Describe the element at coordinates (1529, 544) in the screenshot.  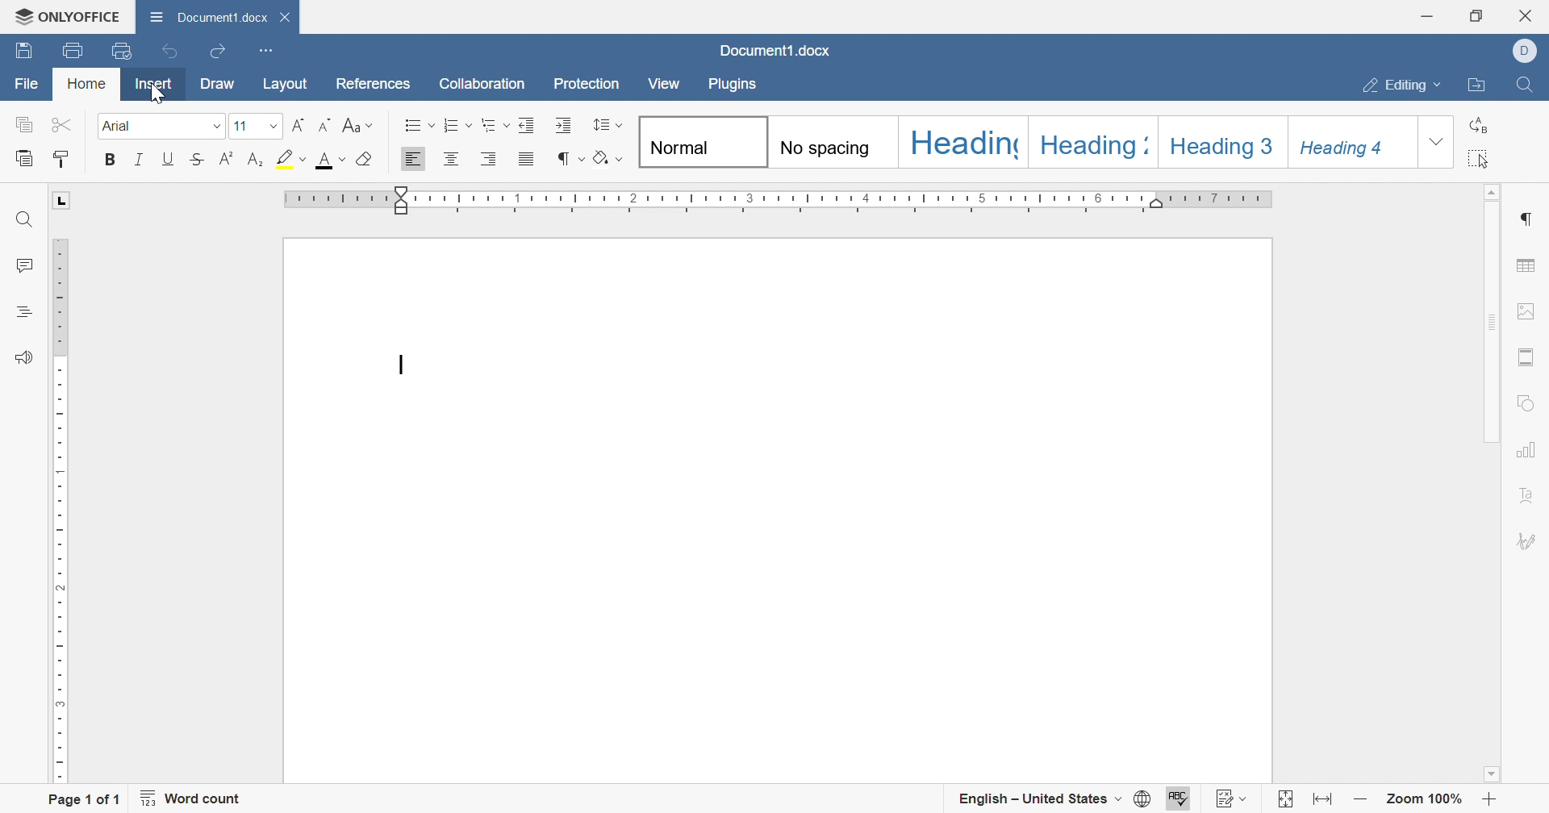
I see `Signature settings` at that location.